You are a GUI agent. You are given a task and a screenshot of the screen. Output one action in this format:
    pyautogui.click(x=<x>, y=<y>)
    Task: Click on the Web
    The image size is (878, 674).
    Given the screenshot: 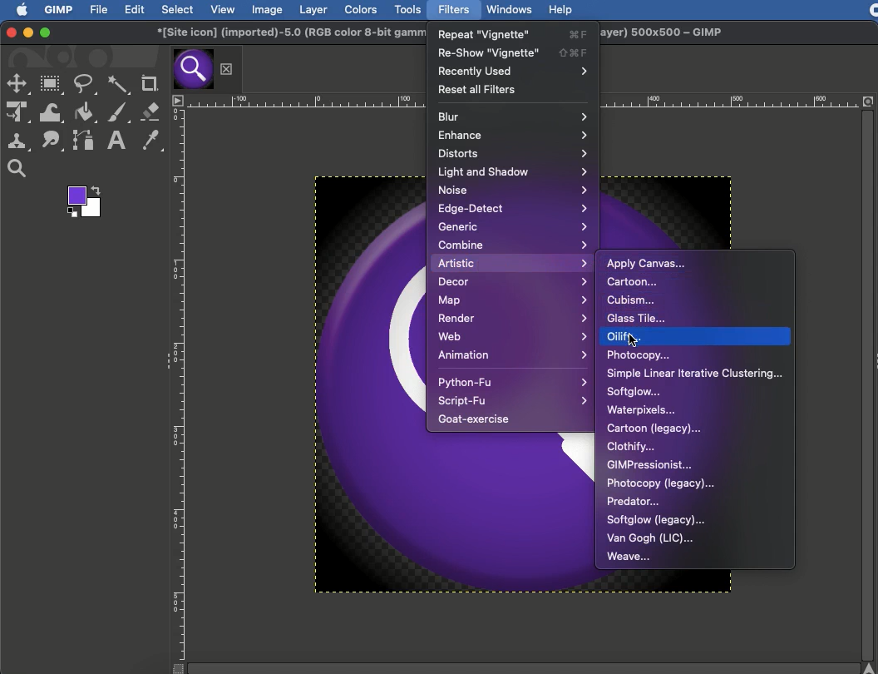 What is the action you would take?
    pyautogui.click(x=513, y=335)
    